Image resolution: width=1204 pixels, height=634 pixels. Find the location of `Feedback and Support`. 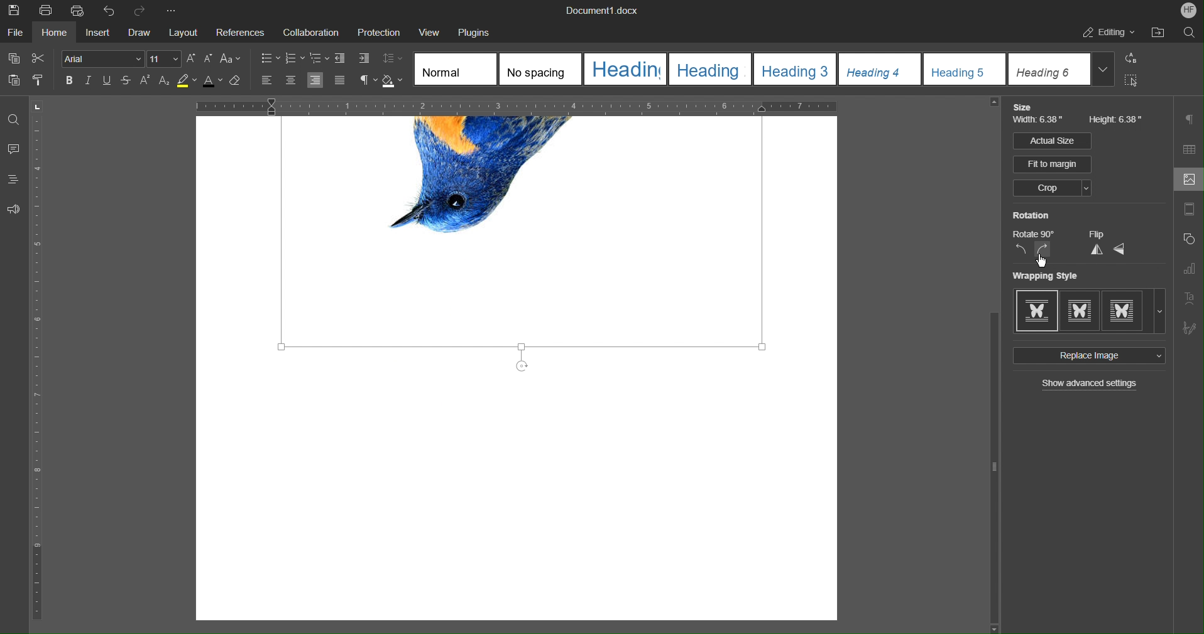

Feedback and Support is located at coordinates (13, 208).